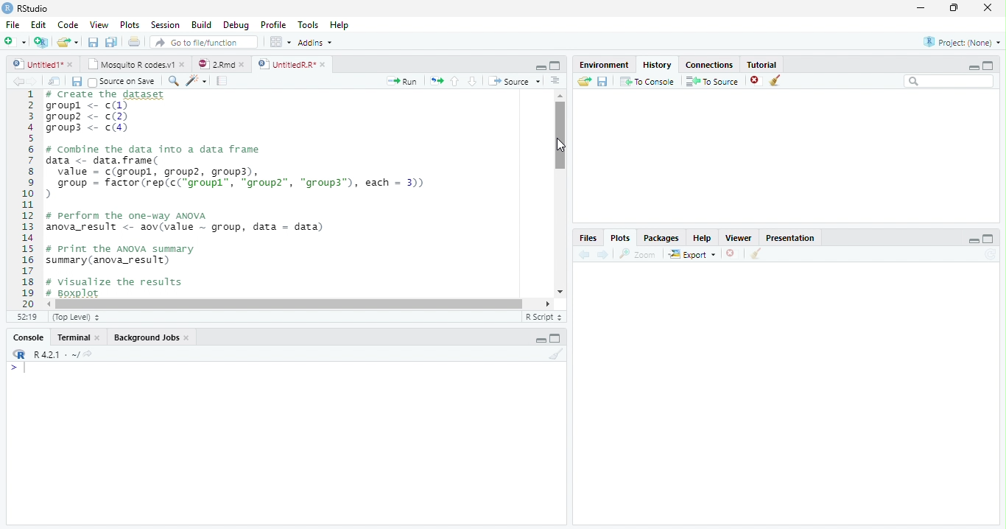  I want to click on History, so click(658, 64).